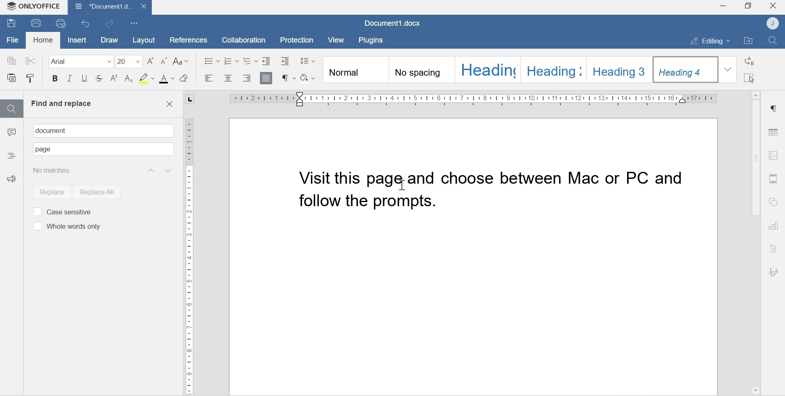 This screenshot has width=785, height=396. I want to click on Copy style, so click(30, 79).